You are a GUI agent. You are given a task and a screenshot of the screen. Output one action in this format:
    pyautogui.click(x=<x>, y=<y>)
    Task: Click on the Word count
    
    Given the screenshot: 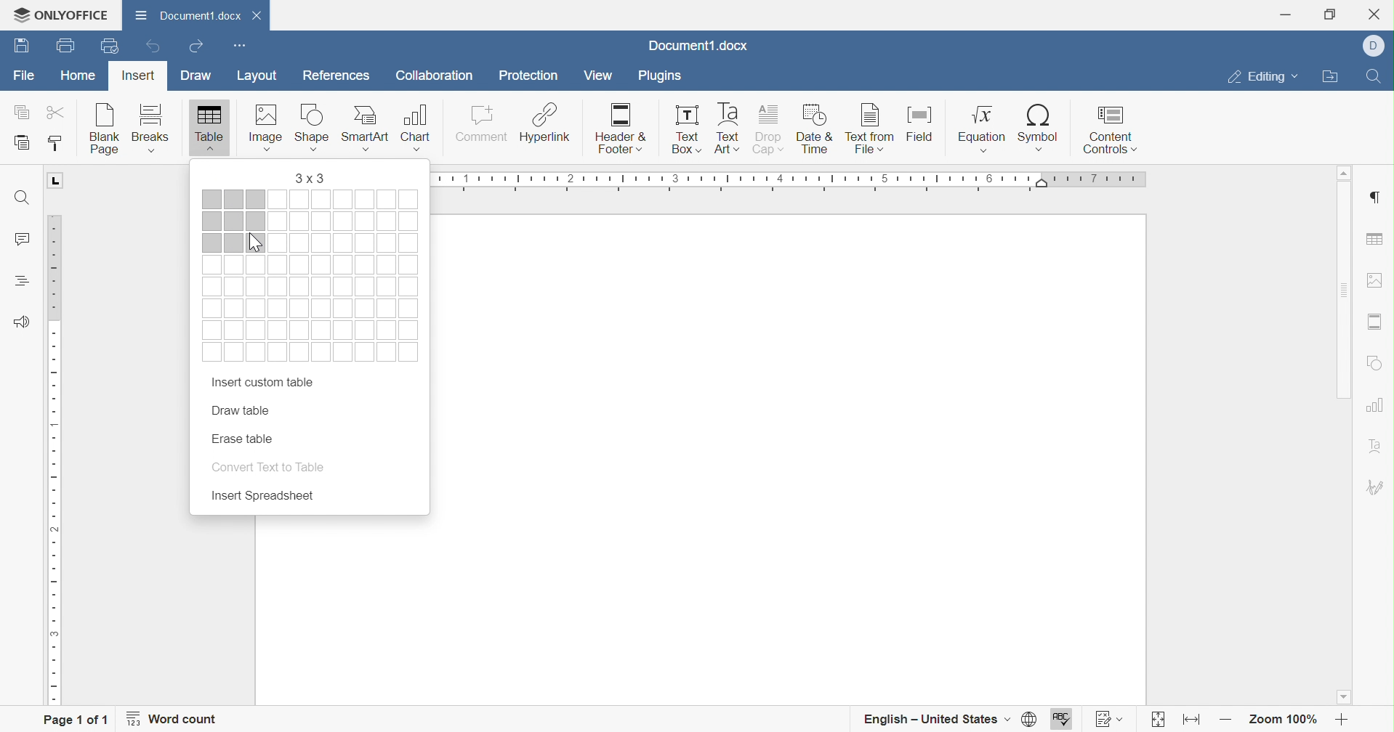 What is the action you would take?
    pyautogui.click(x=176, y=718)
    